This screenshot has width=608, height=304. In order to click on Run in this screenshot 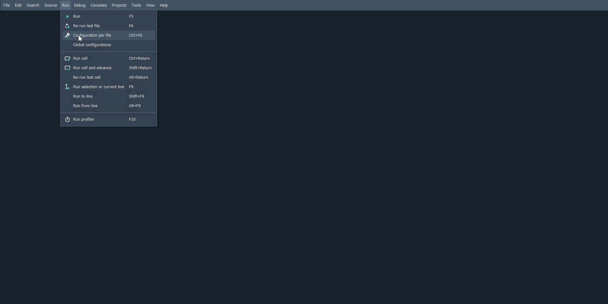, I will do `click(109, 16)`.